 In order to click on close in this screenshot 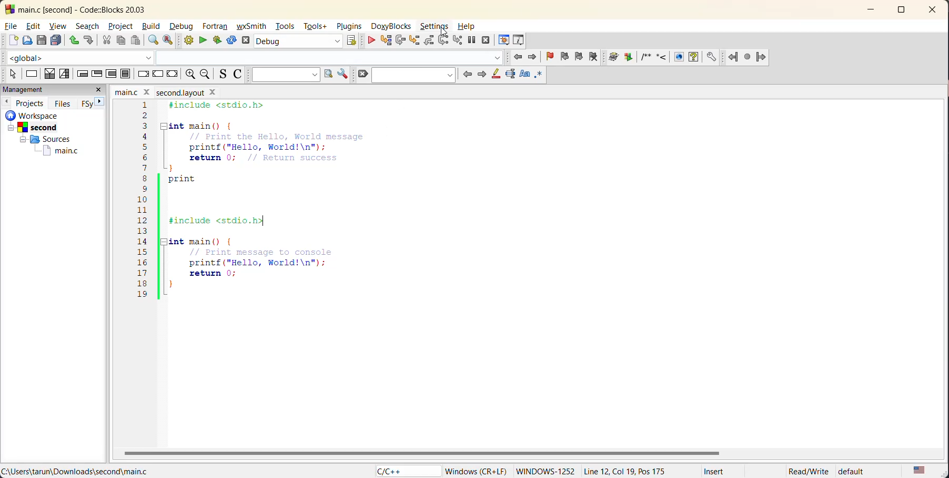, I will do `click(98, 91)`.